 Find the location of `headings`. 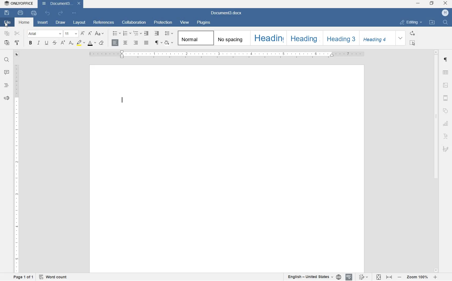

headings is located at coordinates (6, 86).